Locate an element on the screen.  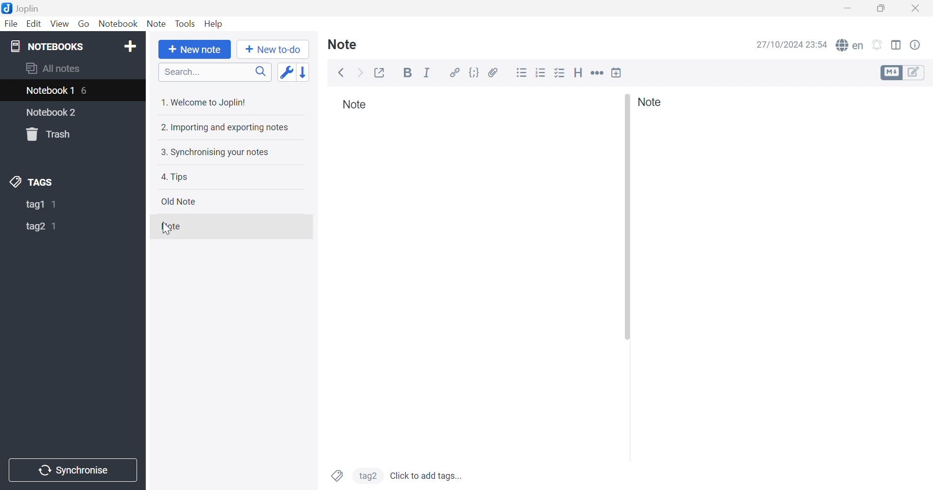
Synchronise is located at coordinates (71, 472).